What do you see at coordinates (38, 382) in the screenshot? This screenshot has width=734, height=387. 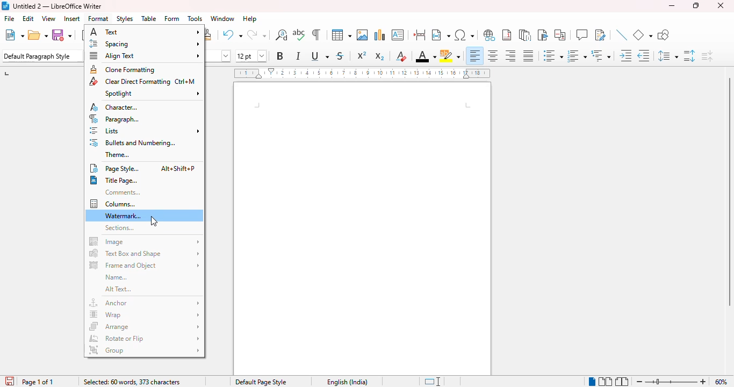 I see `page 1 of 1` at bounding box center [38, 382].